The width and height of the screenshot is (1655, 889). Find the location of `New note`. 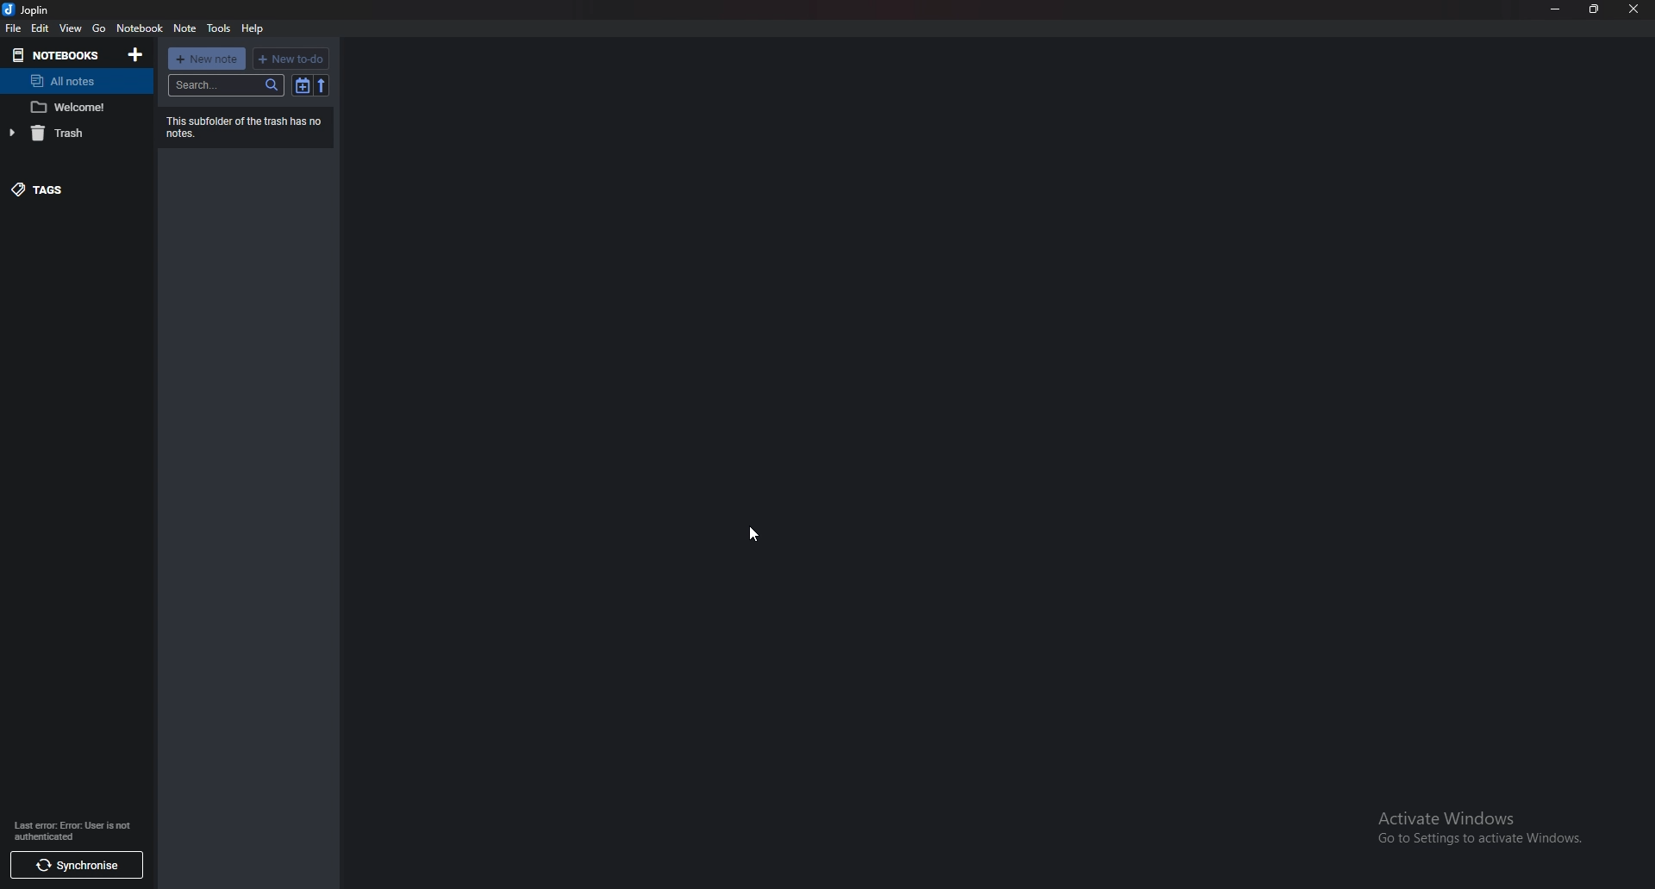

New note is located at coordinates (207, 59).